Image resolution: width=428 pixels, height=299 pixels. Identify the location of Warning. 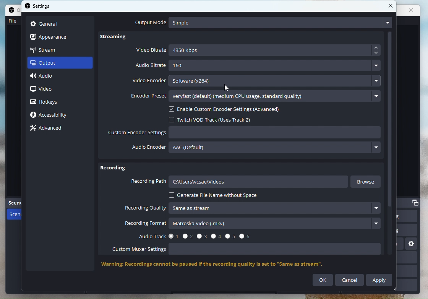
(220, 265).